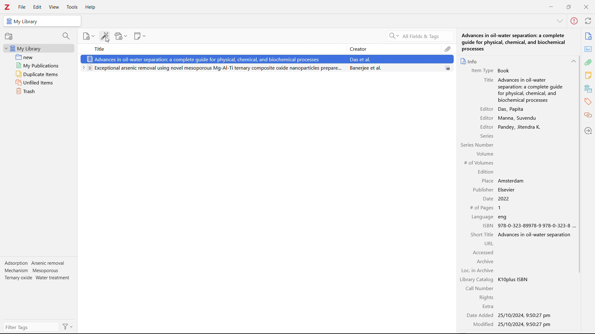  Describe the element at coordinates (588, 36) in the screenshot. I see `info` at that location.